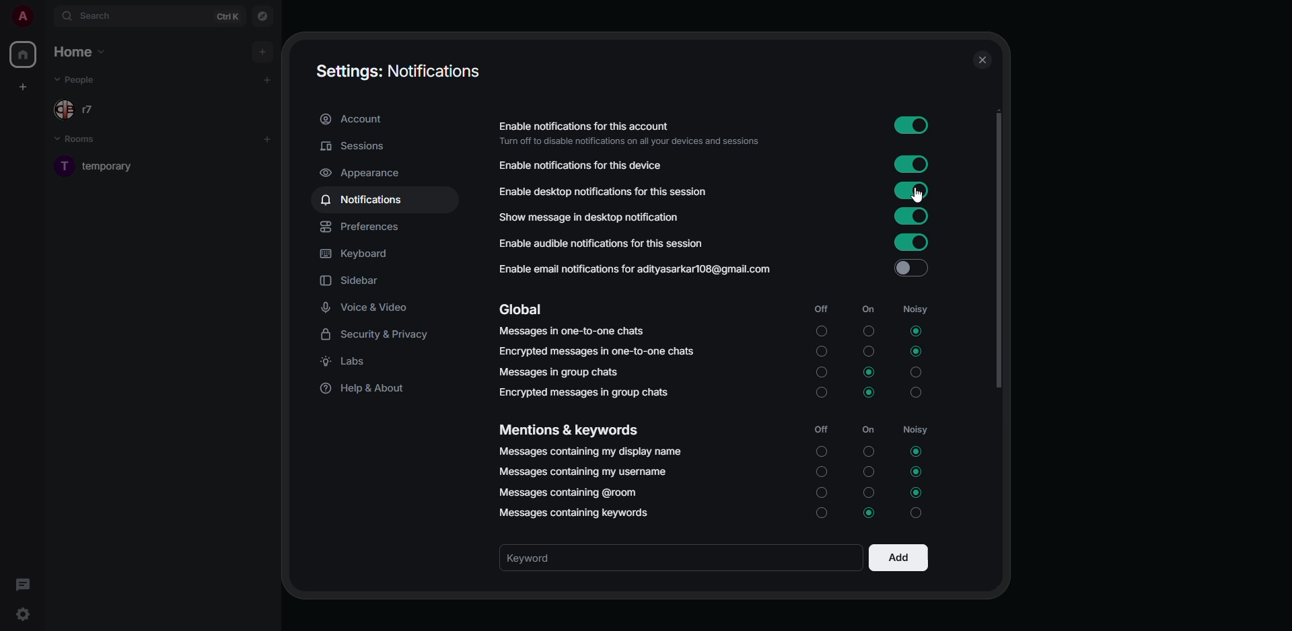 The height and width of the screenshot is (631, 1292). What do you see at coordinates (573, 332) in the screenshot?
I see `messages in one to one chats` at bounding box center [573, 332].